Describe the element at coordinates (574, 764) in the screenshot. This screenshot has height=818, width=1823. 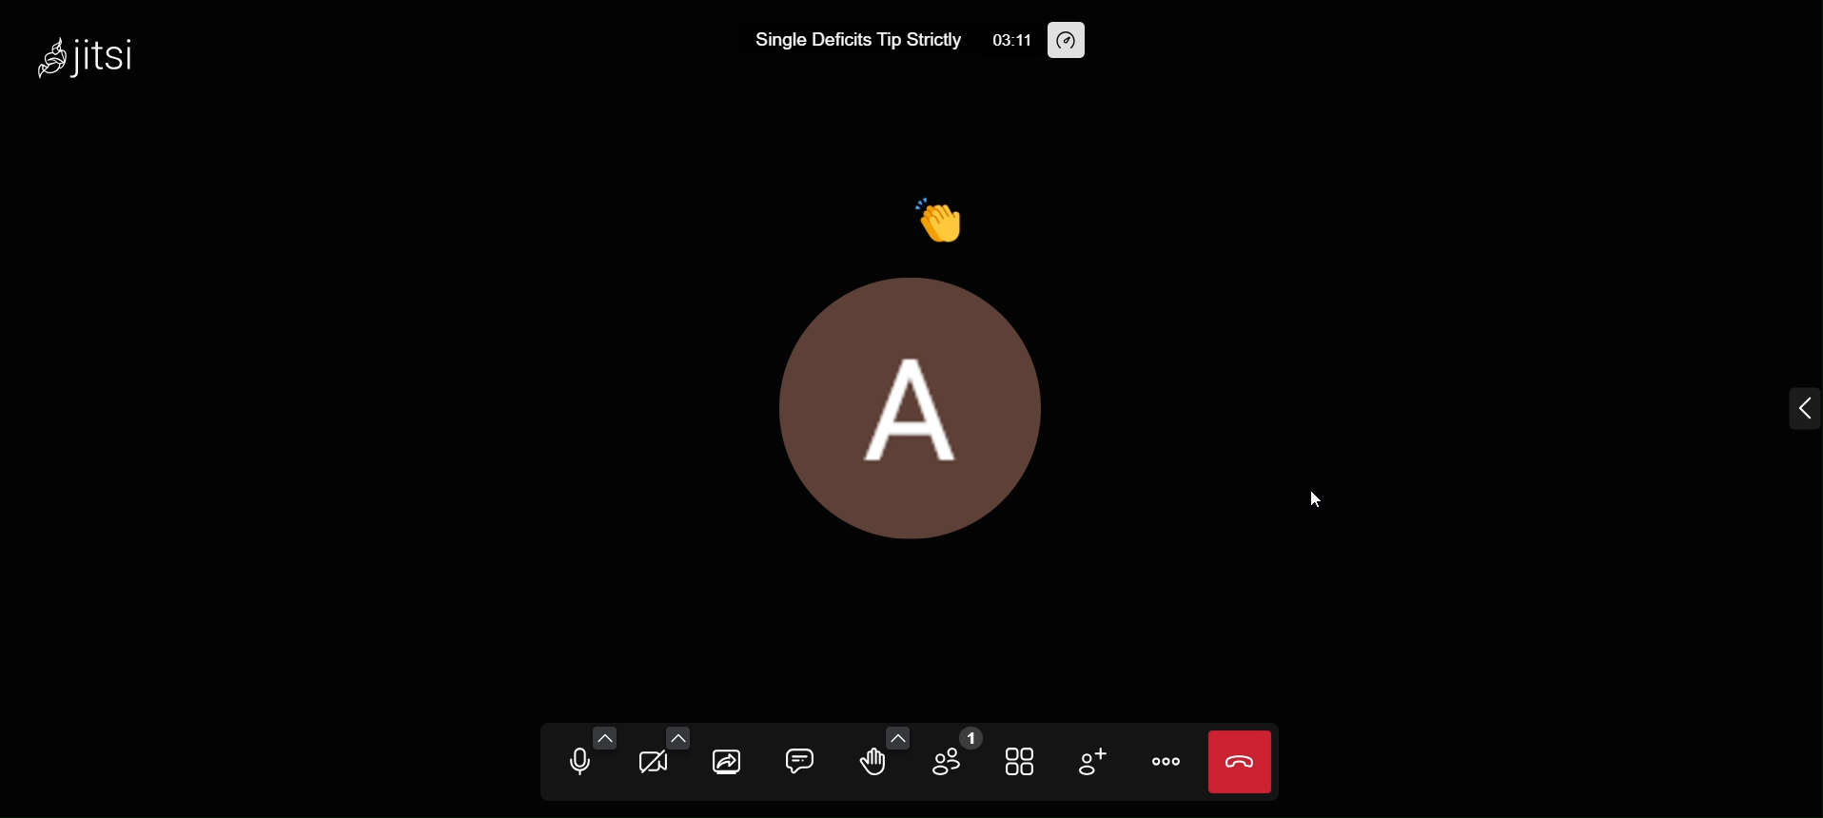
I see `use microphone` at that location.